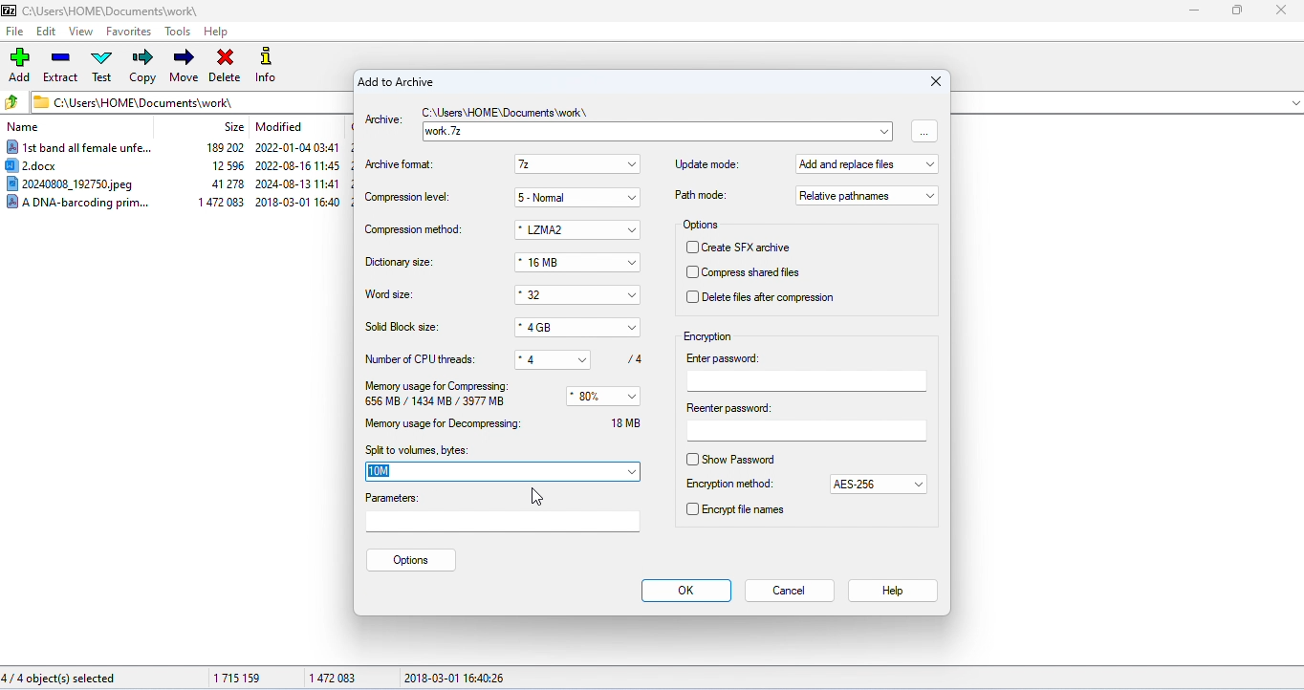 The width and height of the screenshot is (1304, 690). I want to click on add to archive, so click(396, 83).